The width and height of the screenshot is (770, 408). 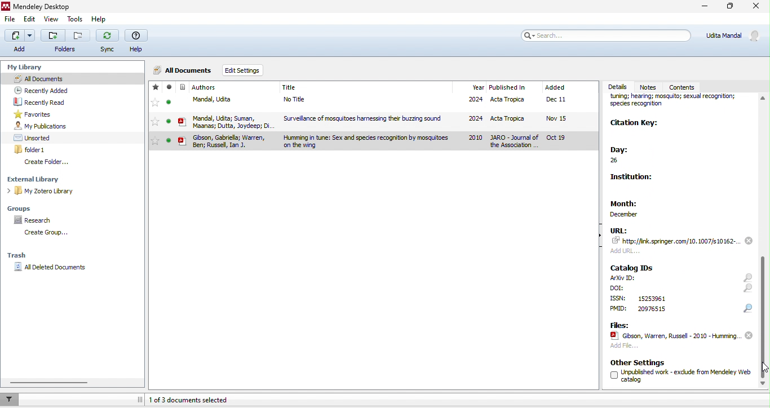 What do you see at coordinates (635, 124) in the screenshot?
I see `citation key` at bounding box center [635, 124].